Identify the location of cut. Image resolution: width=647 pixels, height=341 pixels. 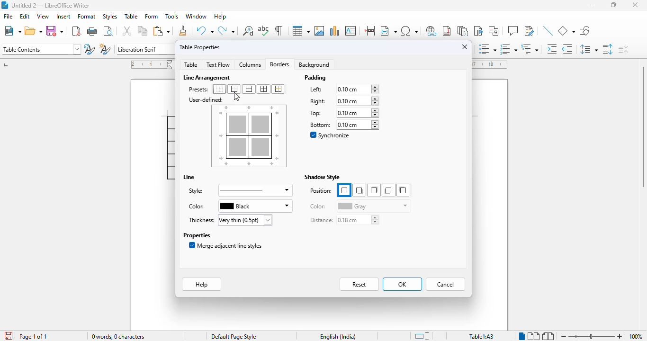
(127, 31).